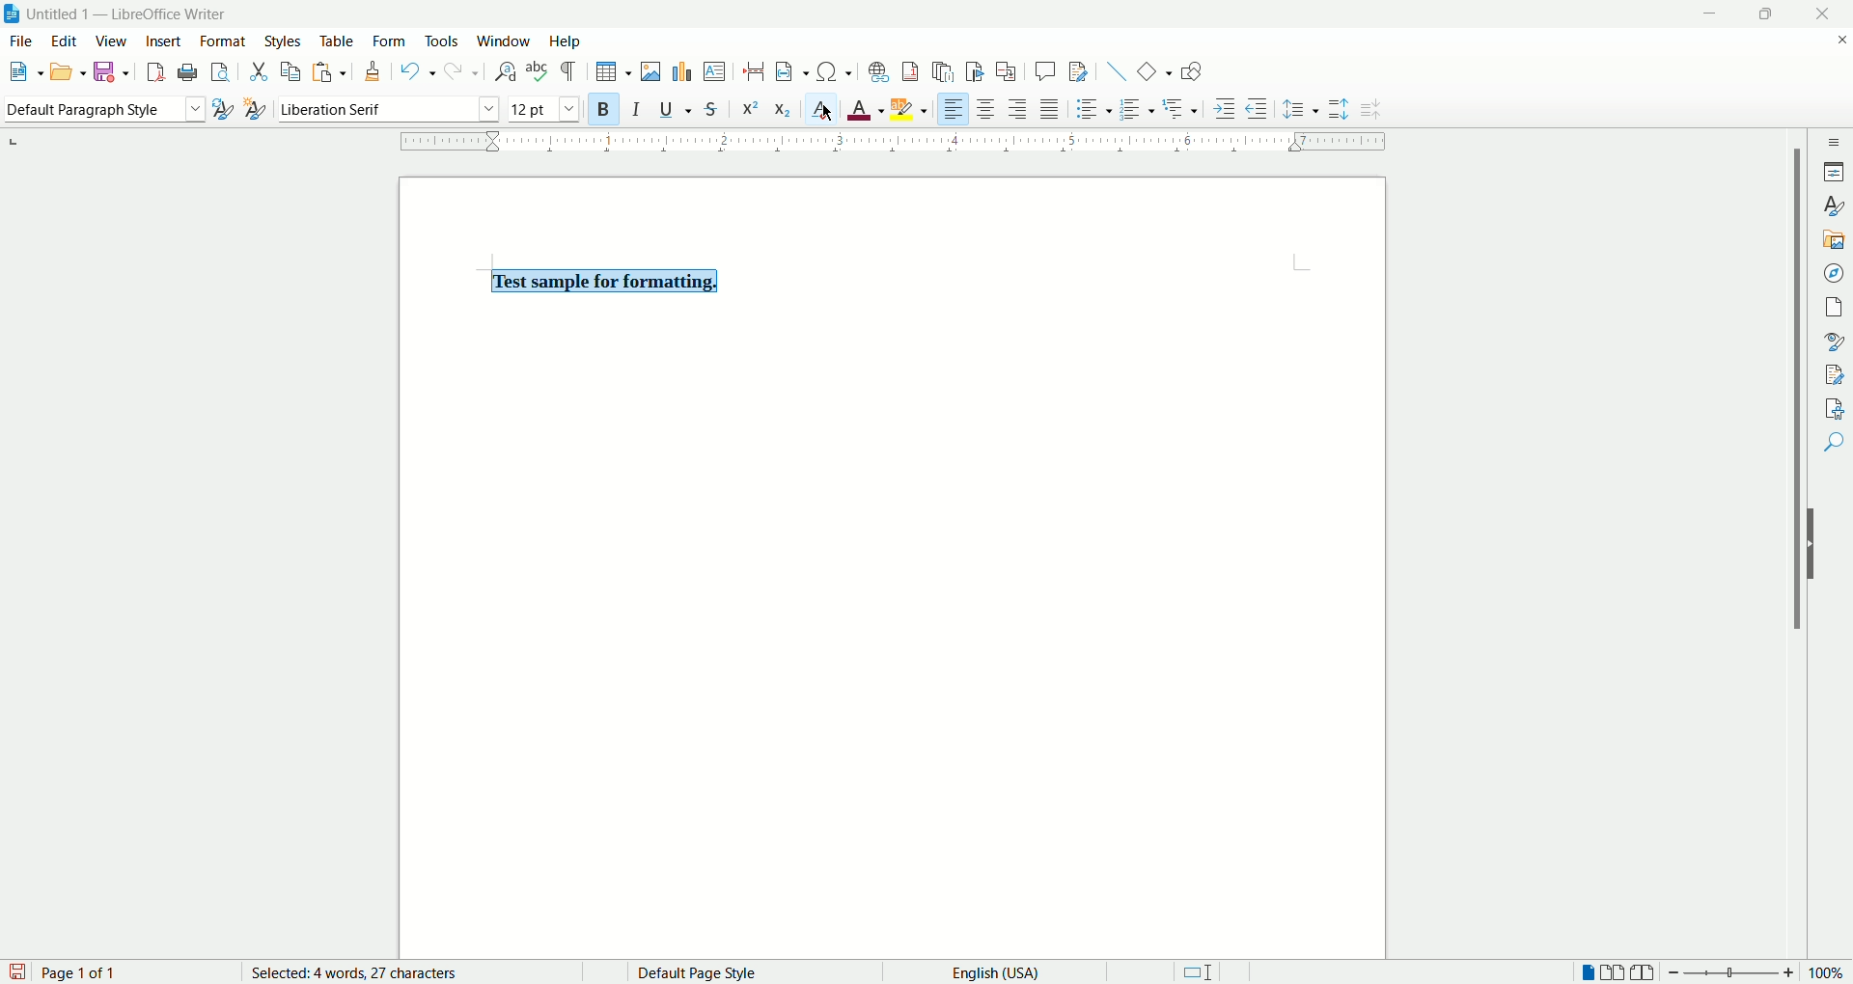 Image resolution: width=1853 pixels, height=984 pixels. What do you see at coordinates (257, 108) in the screenshot?
I see `new style` at bounding box center [257, 108].